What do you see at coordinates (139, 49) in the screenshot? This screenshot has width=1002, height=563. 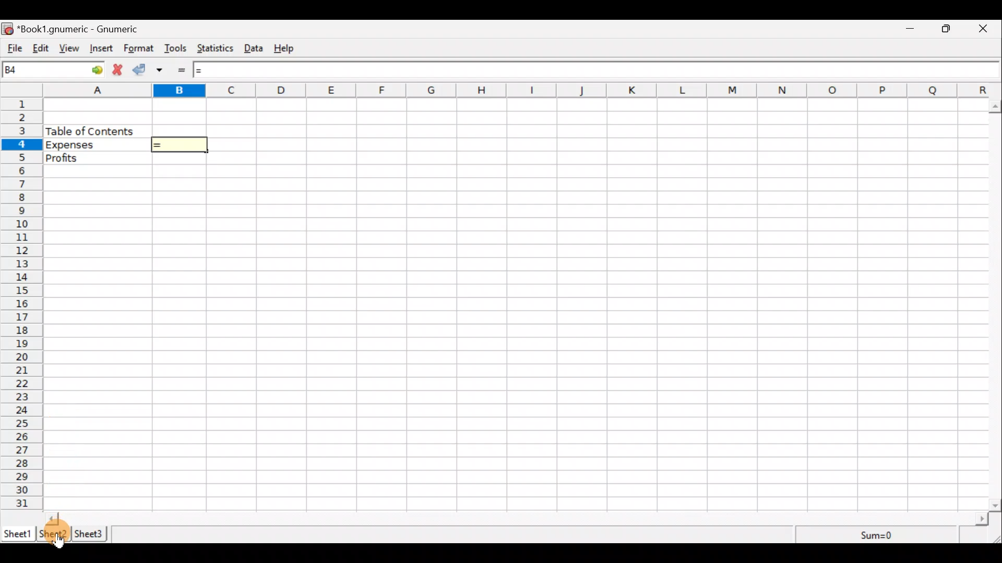 I see `Format` at bounding box center [139, 49].